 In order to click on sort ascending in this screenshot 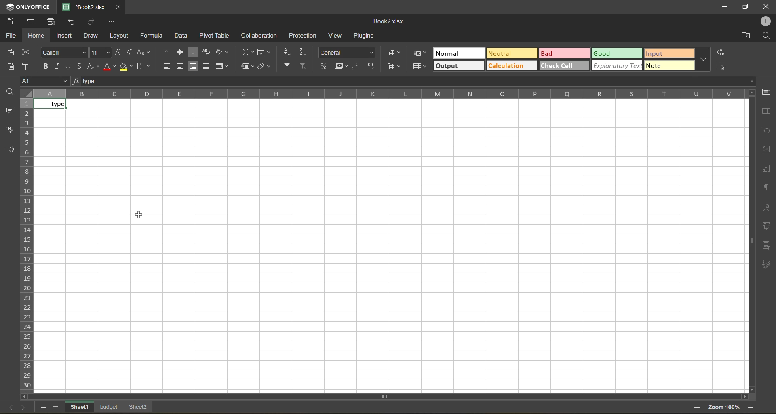, I will do `click(288, 52)`.